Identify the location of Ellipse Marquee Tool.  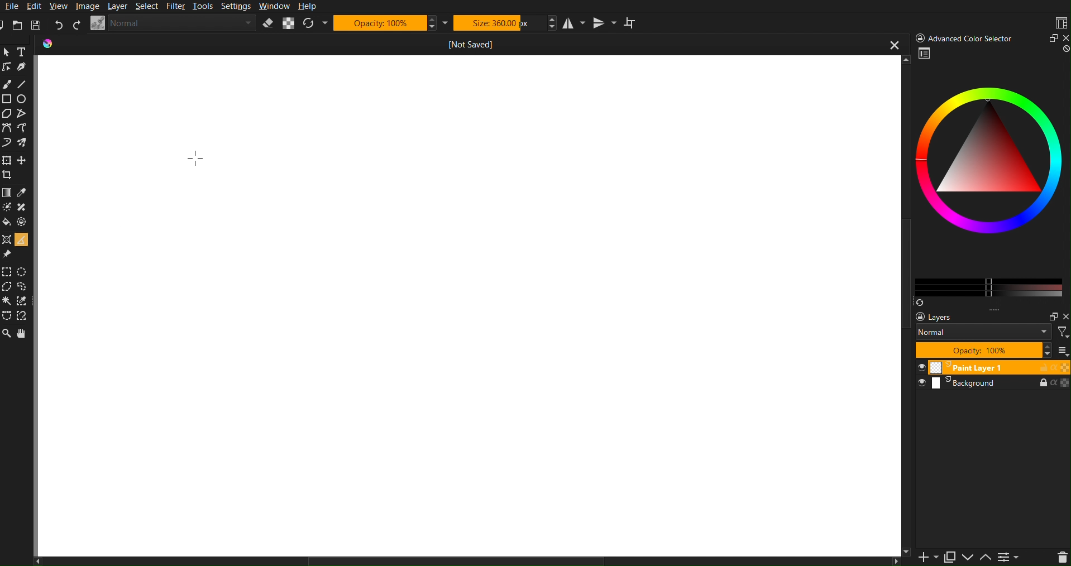
(25, 272).